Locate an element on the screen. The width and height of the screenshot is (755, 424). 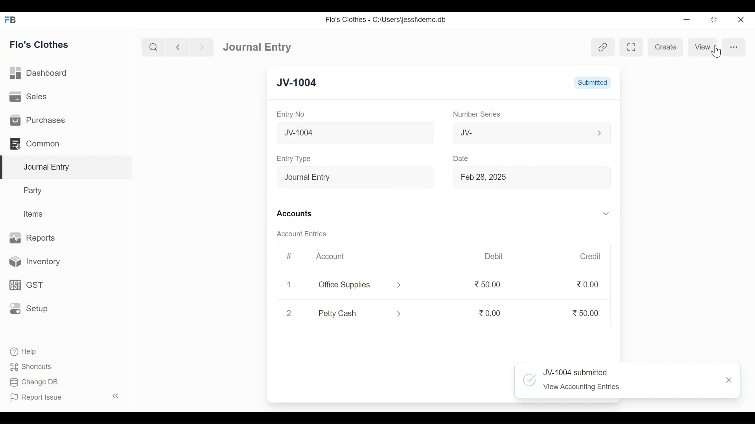
Create is located at coordinates (666, 47).